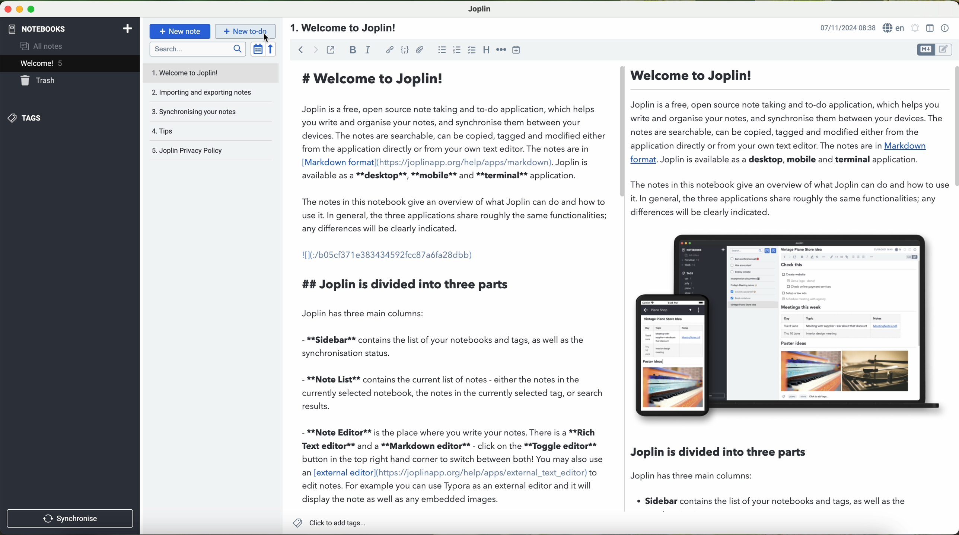 This screenshot has width=959, height=535. I want to click on Joplin, so click(480, 8).